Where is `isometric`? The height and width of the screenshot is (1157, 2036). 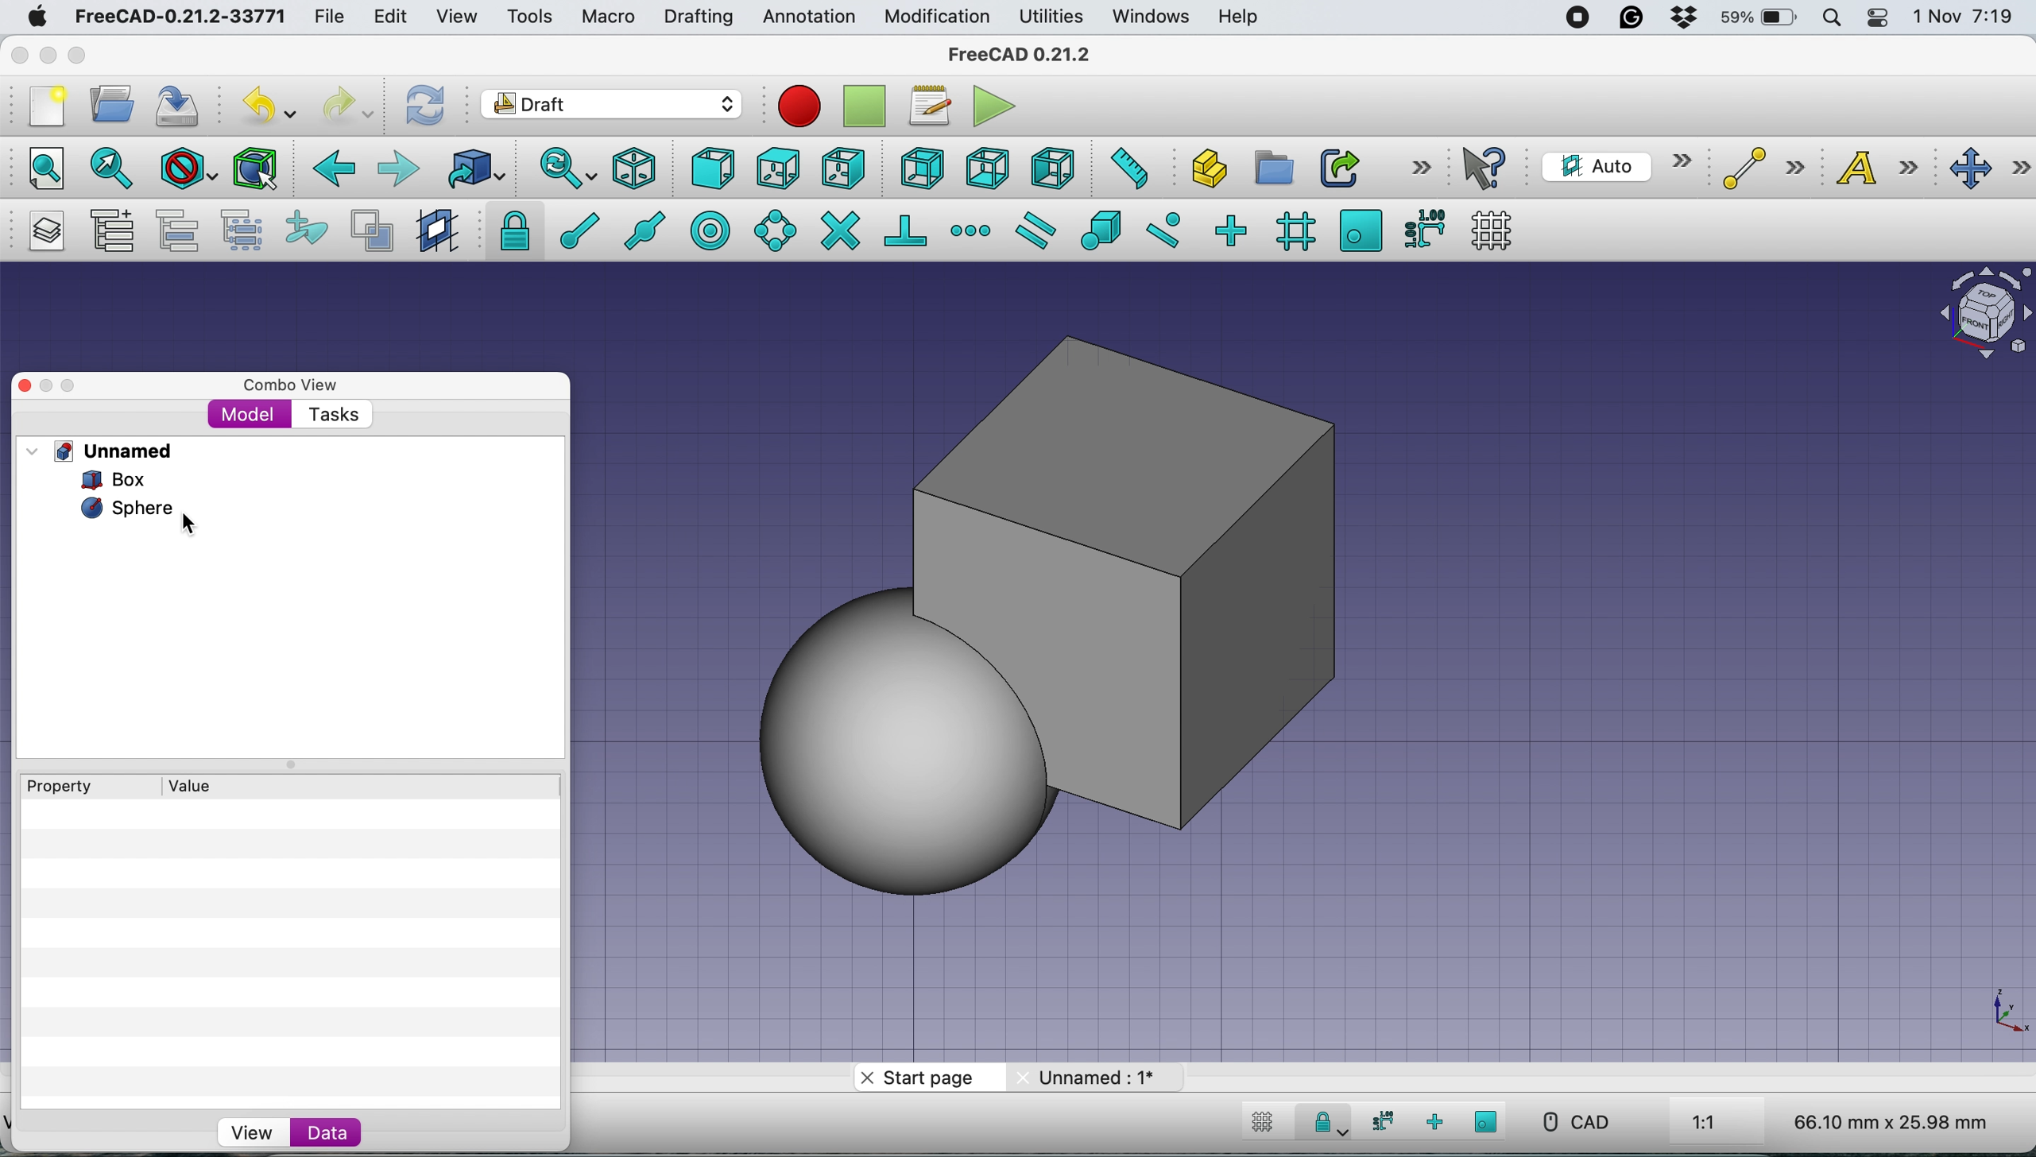 isometric is located at coordinates (641, 168).